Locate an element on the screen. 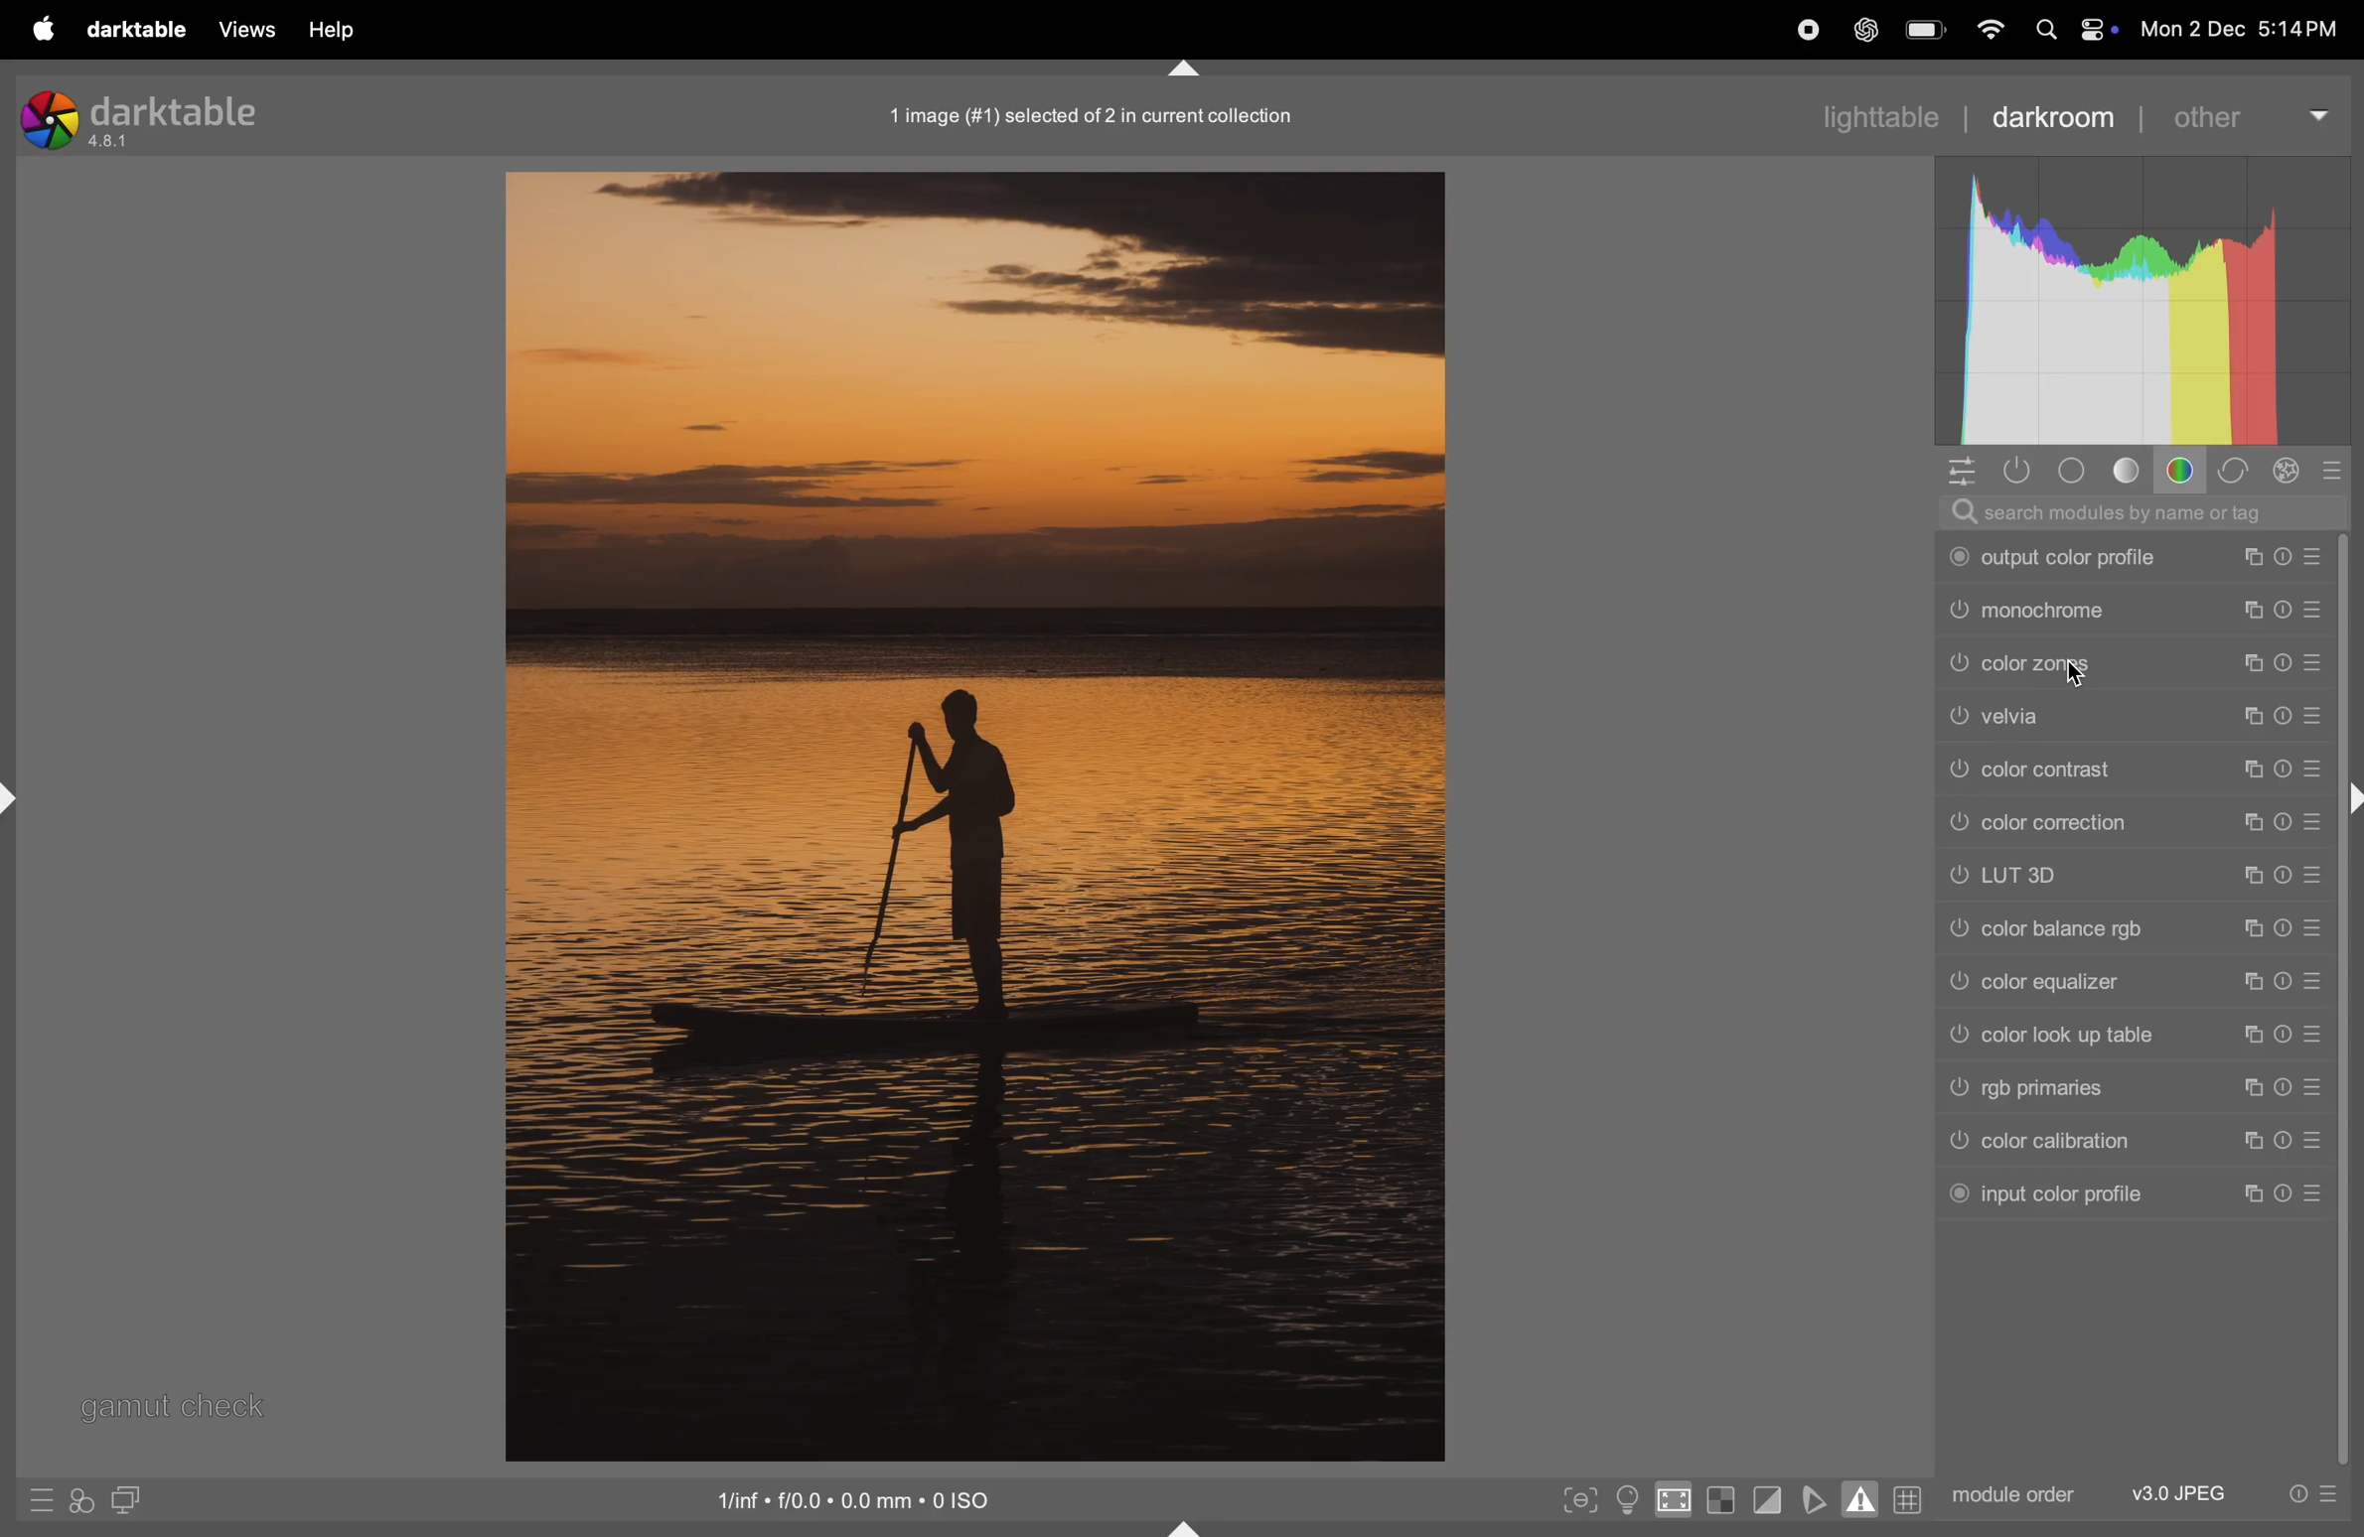  preset is located at coordinates (2315, 1032).